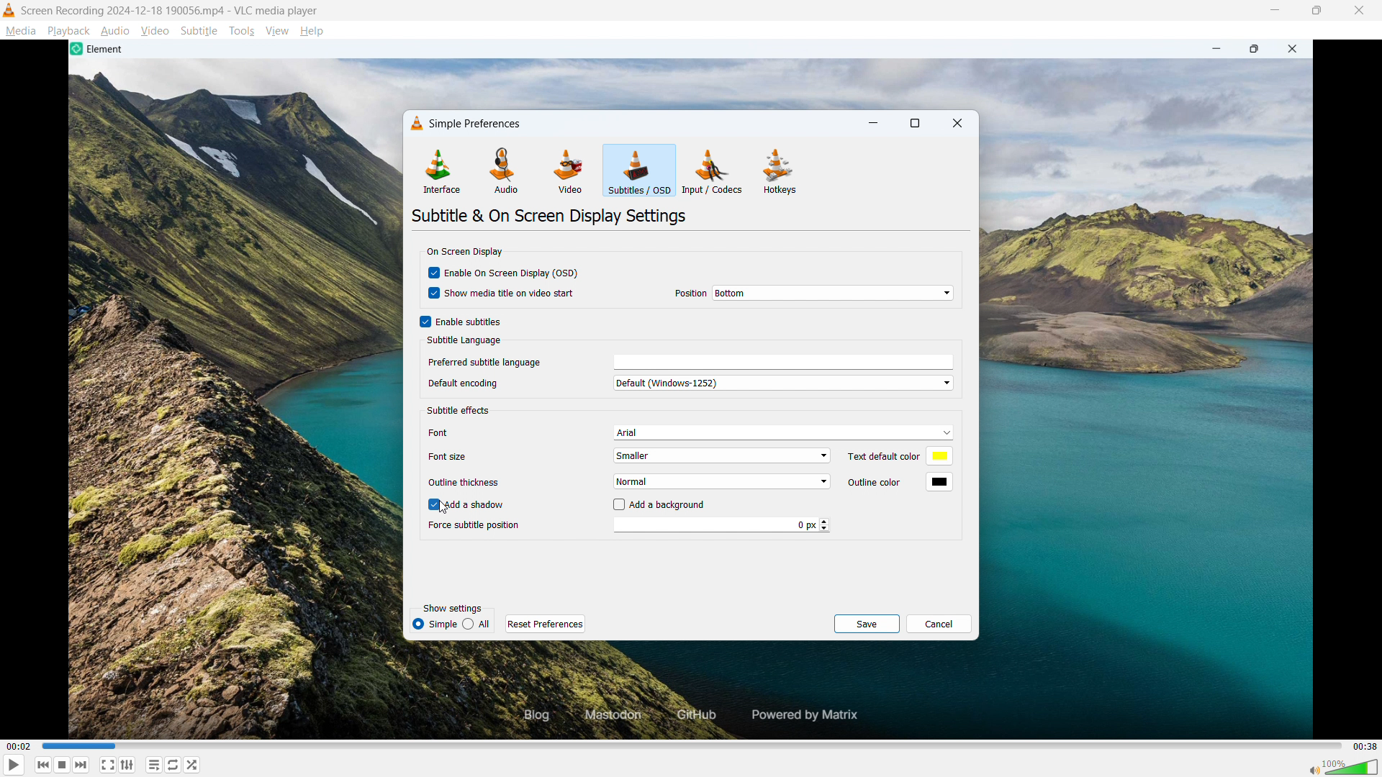 The width and height of the screenshot is (1382, 777). I want to click on minimize, so click(1213, 49).